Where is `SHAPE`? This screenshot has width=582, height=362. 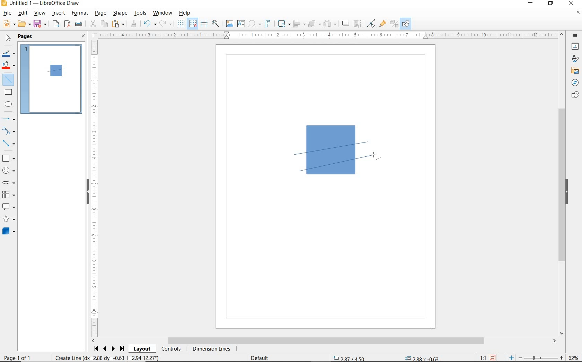
SHAPE is located at coordinates (120, 14).